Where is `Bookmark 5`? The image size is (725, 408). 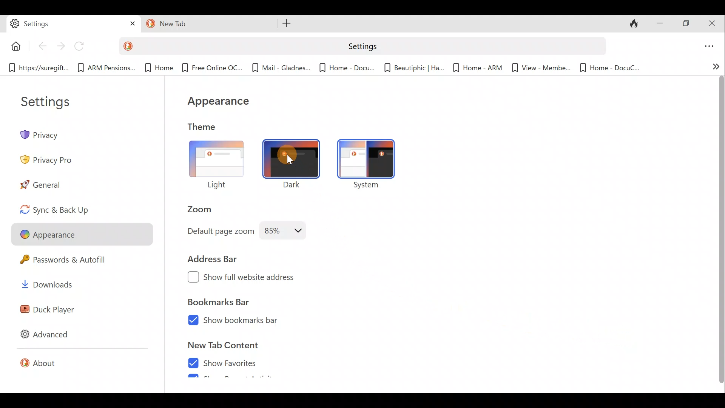
Bookmark 5 is located at coordinates (281, 69).